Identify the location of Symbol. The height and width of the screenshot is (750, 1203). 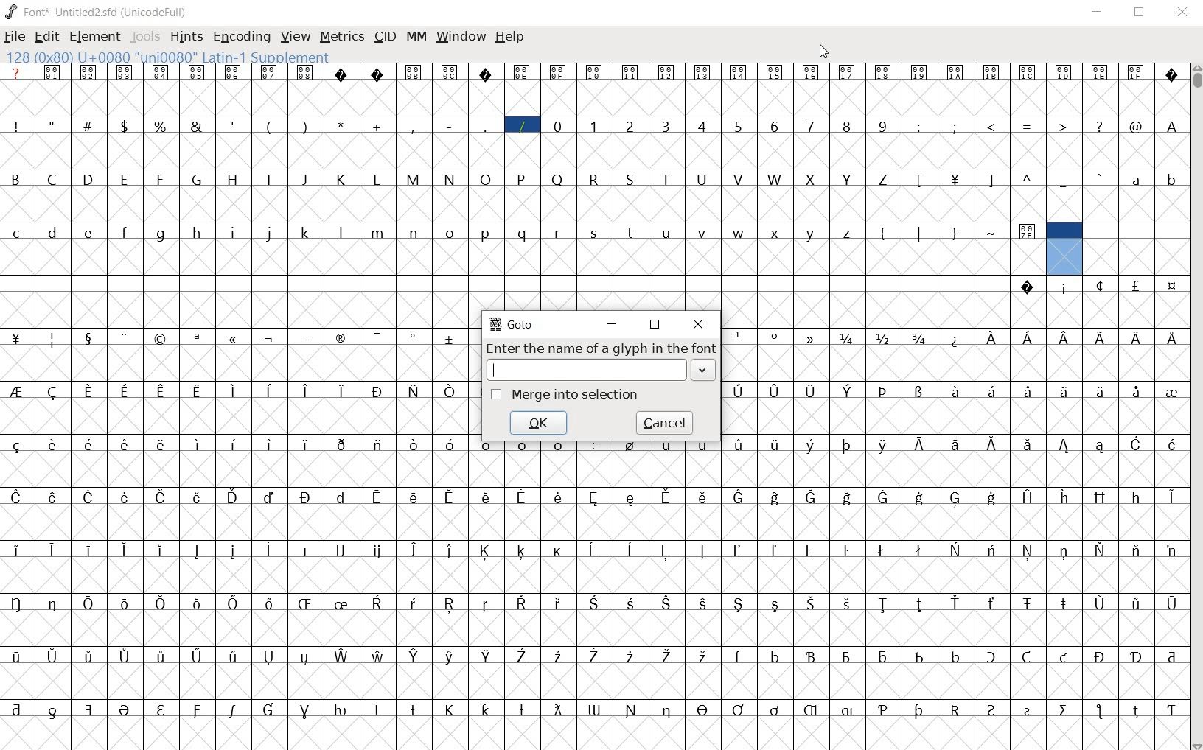
(740, 709).